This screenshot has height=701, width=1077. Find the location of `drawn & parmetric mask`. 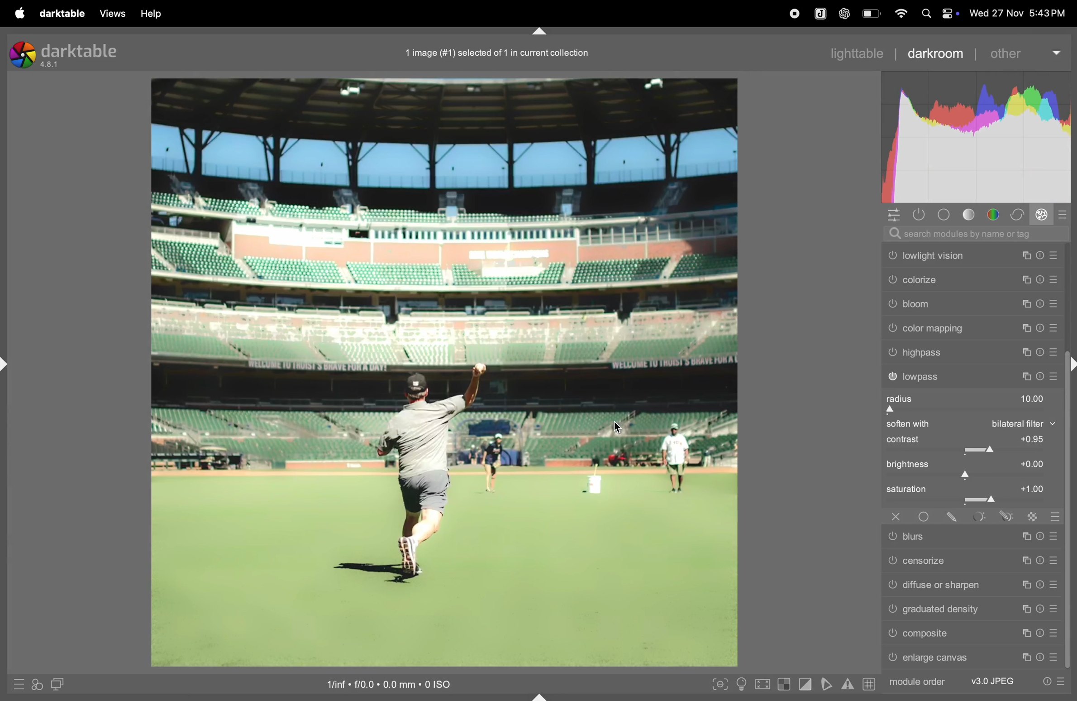

drawn & parmetric mask is located at coordinates (1008, 517).